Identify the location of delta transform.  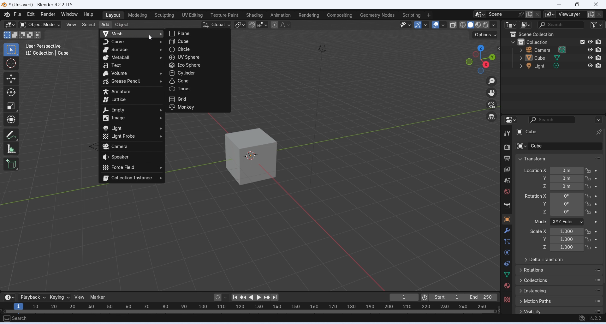
(559, 260).